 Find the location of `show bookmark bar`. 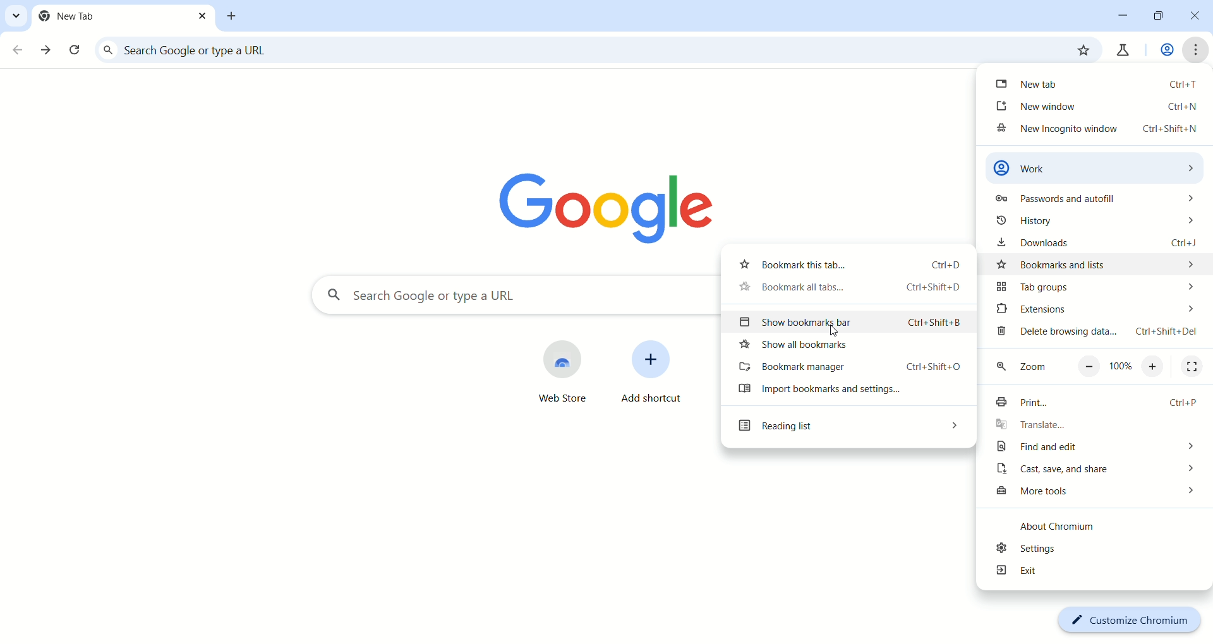

show bookmark bar is located at coordinates (851, 323).